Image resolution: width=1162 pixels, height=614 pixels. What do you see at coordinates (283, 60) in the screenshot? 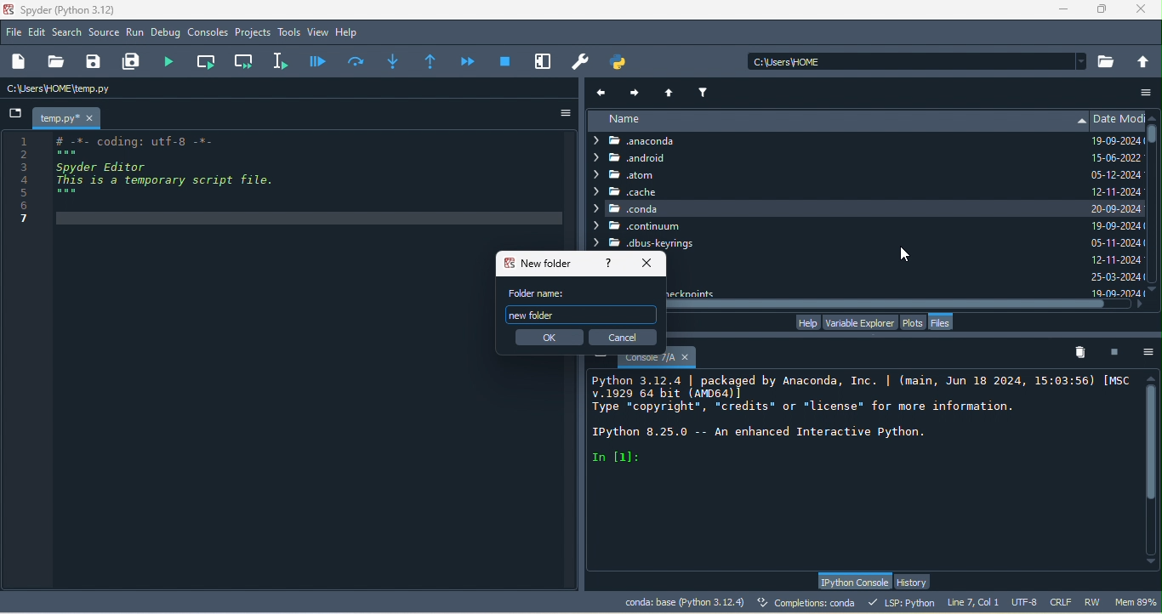
I see `current line` at bounding box center [283, 60].